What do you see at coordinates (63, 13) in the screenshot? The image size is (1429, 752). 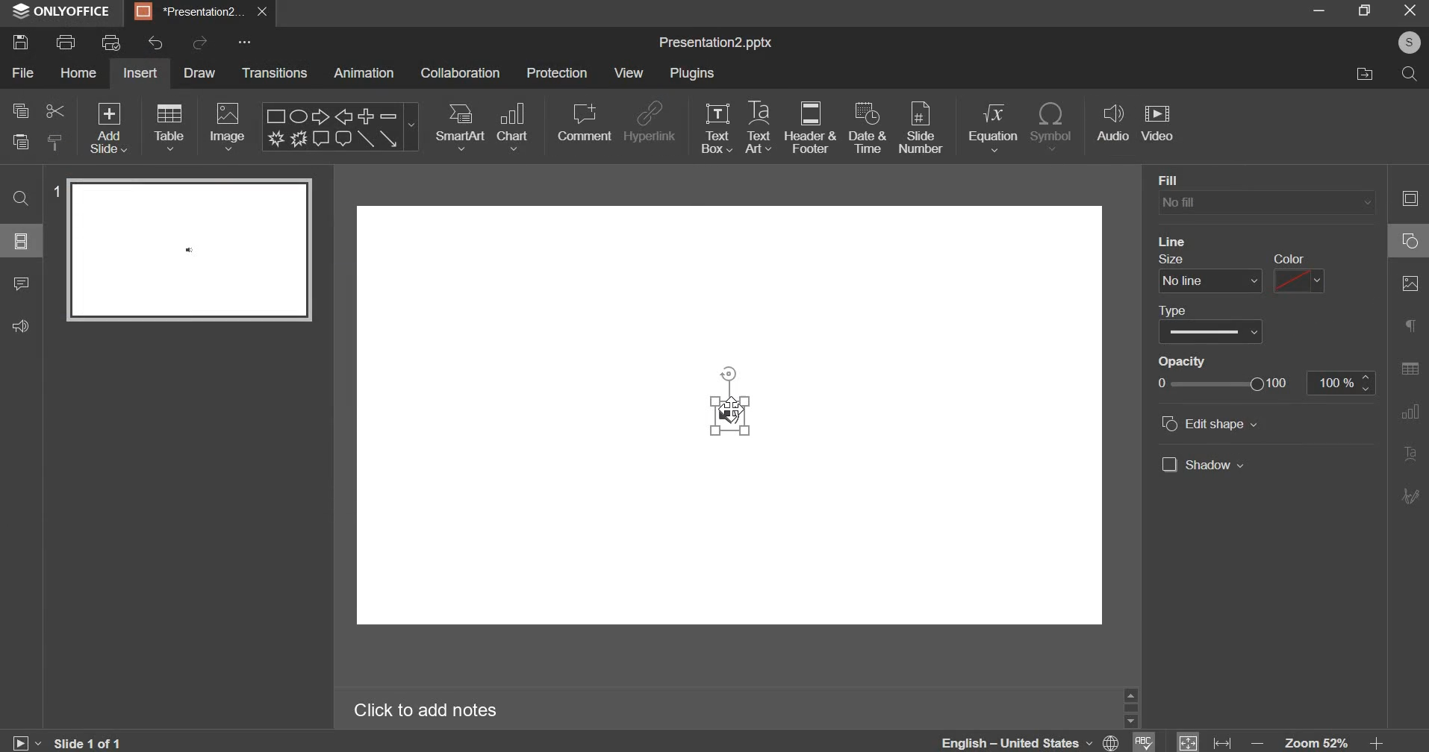 I see `onlyoffice` at bounding box center [63, 13].